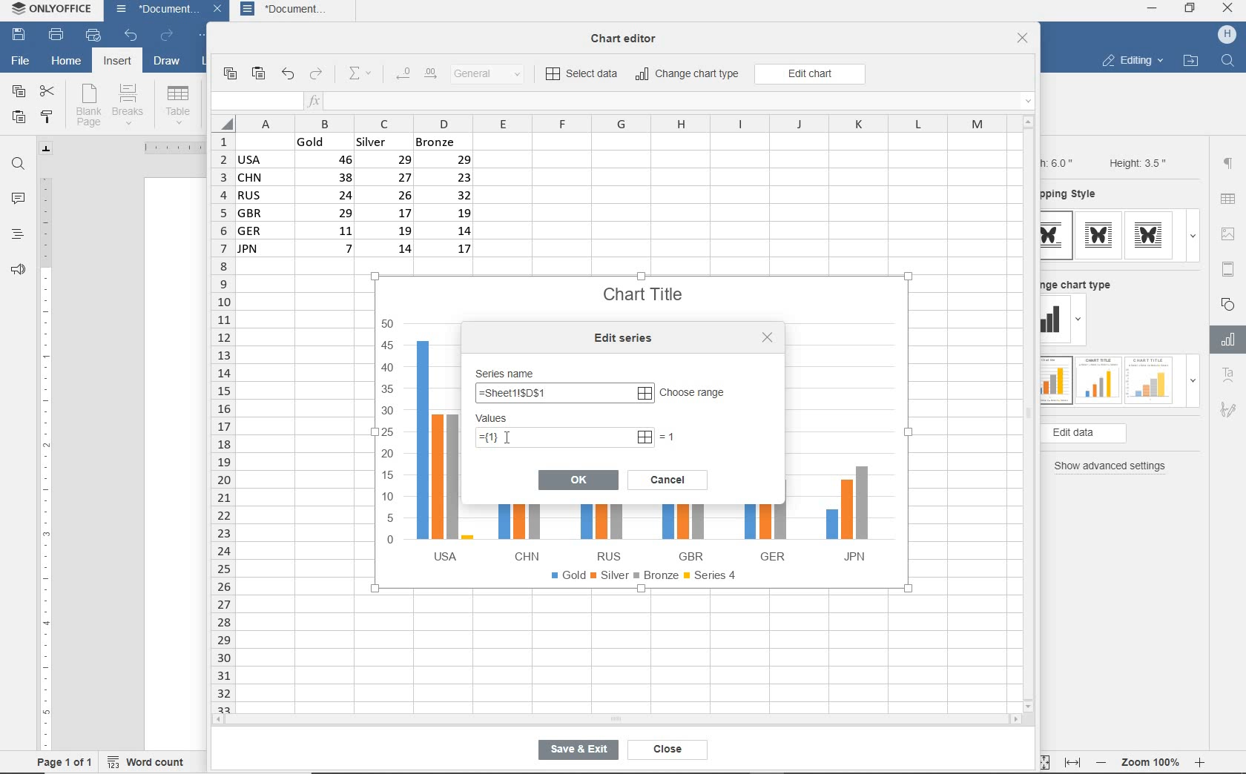 The image size is (1246, 774). Describe the element at coordinates (88, 105) in the screenshot. I see `blank page` at that location.